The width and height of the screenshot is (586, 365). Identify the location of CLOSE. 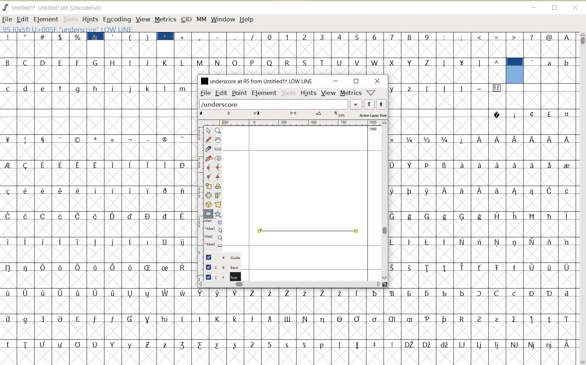
(377, 81).